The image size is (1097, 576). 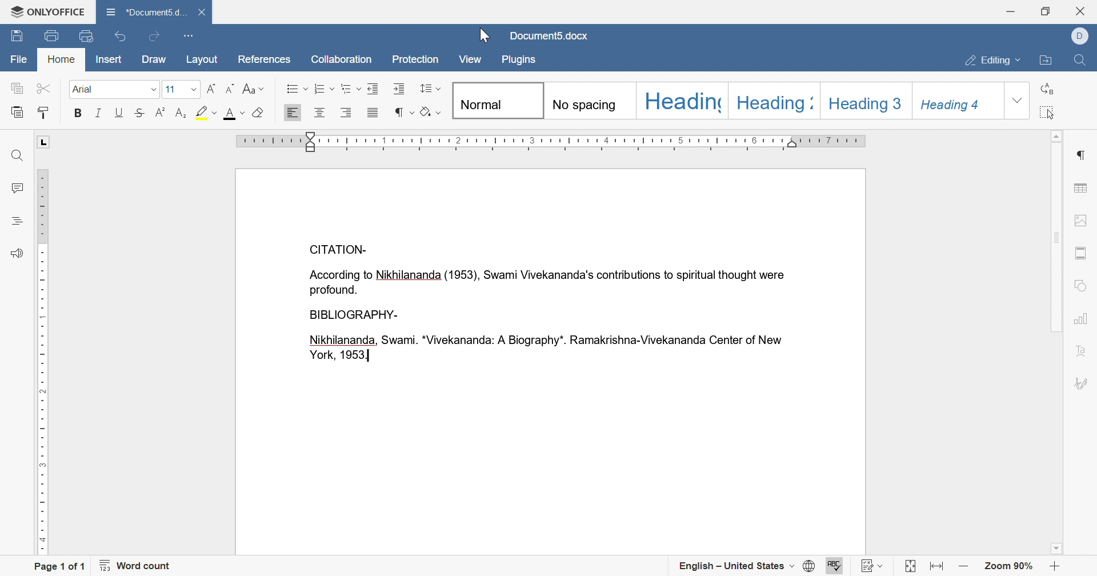 What do you see at coordinates (497, 101) in the screenshot?
I see `Normal` at bounding box center [497, 101].